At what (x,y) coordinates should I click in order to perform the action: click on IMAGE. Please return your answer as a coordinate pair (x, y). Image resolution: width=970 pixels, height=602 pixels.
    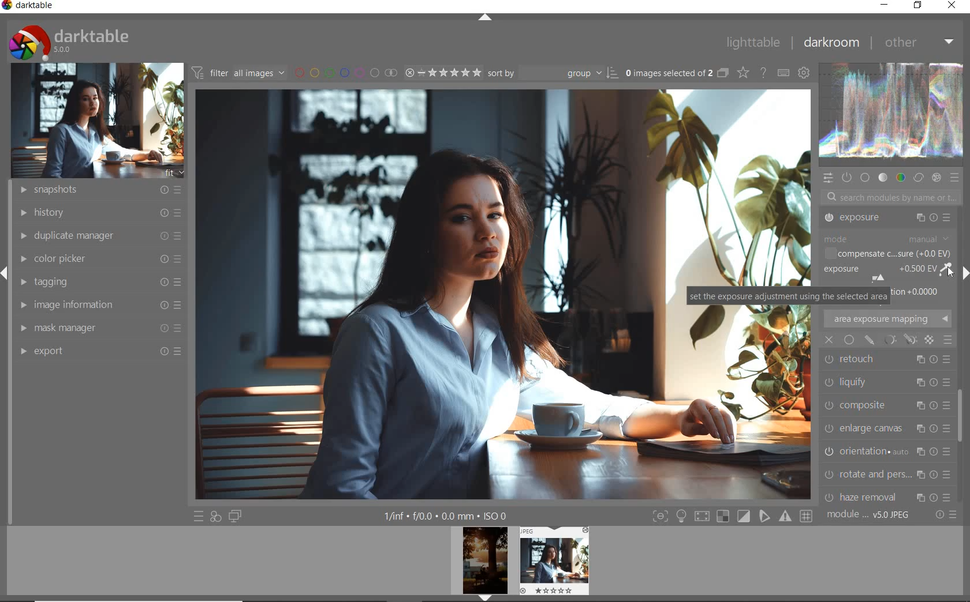
    Looking at the image, I should click on (95, 120).